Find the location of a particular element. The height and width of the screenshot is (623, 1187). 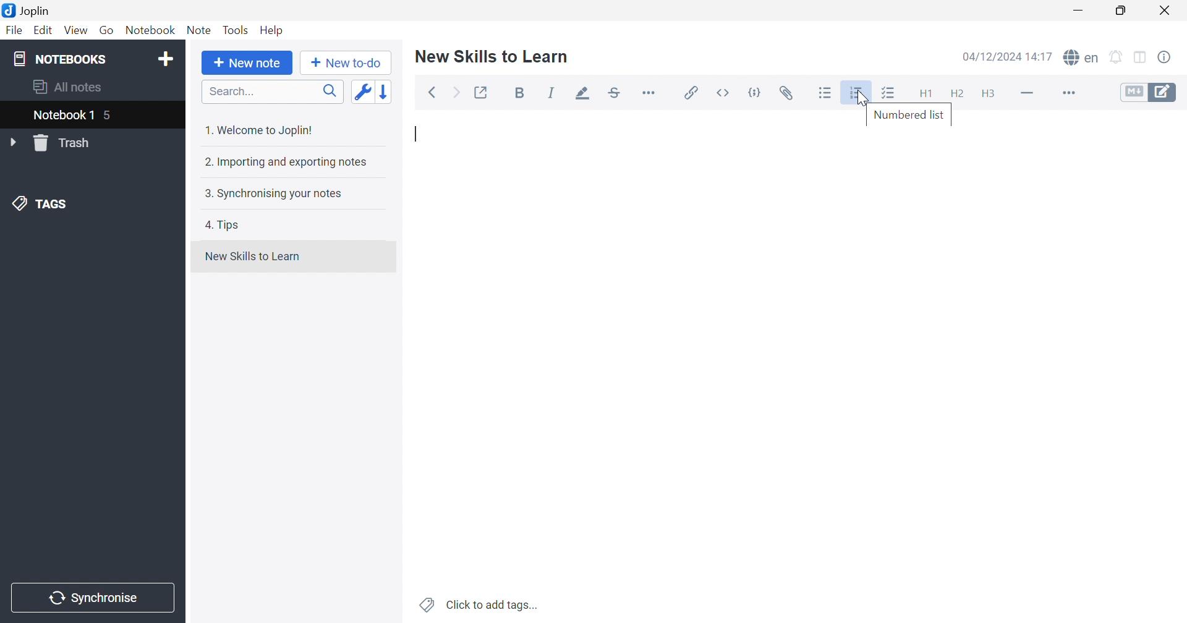

4. Tips is located at coordinates (223, 225).